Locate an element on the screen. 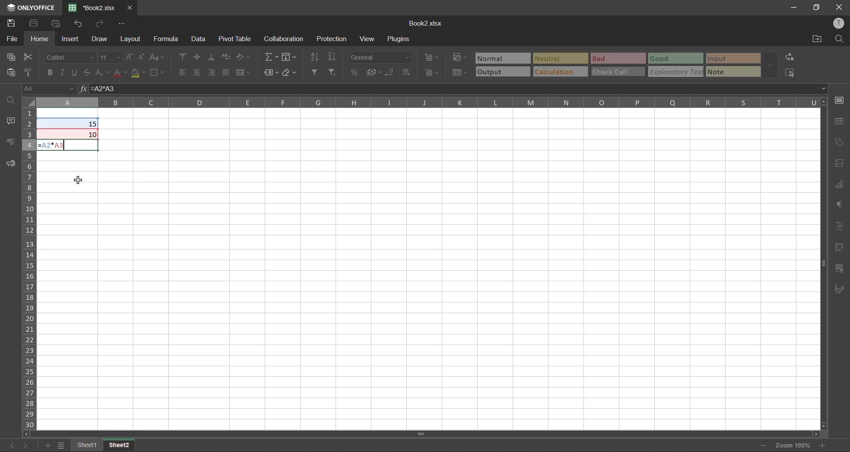 This screenshot has width=850, height=452. bold is located at coordinates (49, 71).